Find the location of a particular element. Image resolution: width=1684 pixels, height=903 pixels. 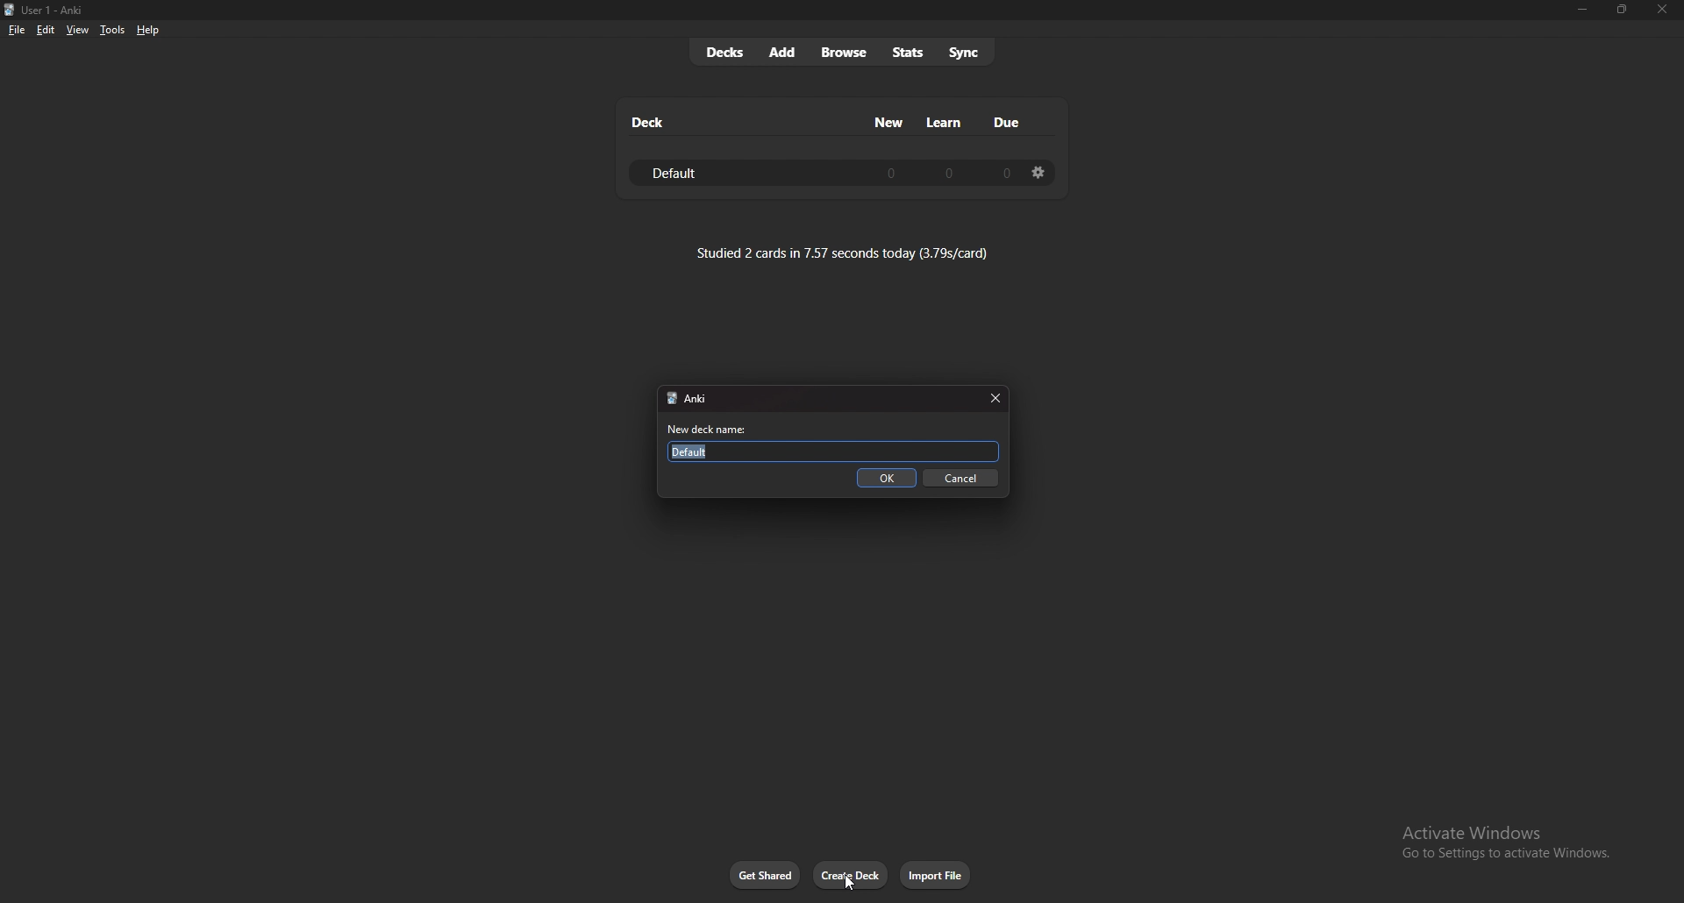

sync is located at coordinates (966, 51).